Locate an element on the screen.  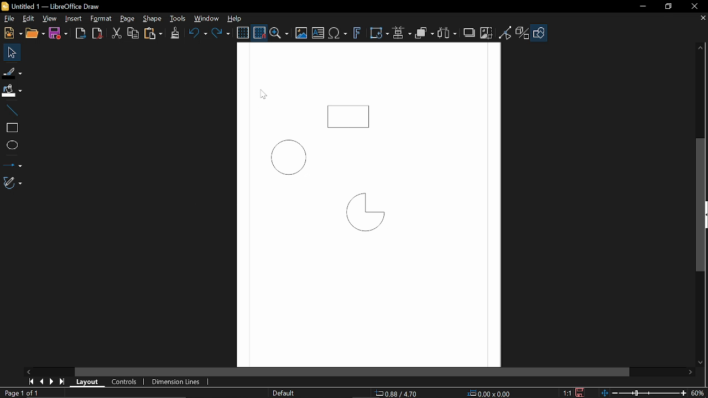
Libreoffice Logo is located at coordinates (5, 6).